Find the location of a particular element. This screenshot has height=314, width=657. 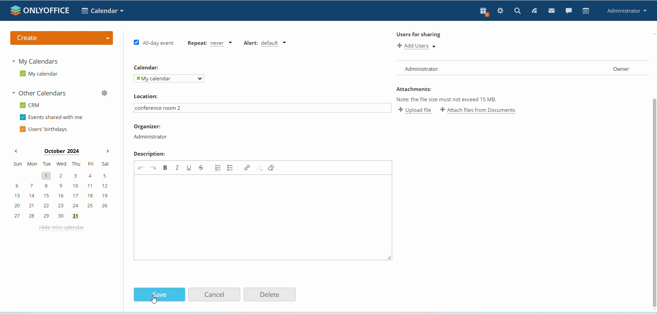

user list is located at coordinates (522, 68).